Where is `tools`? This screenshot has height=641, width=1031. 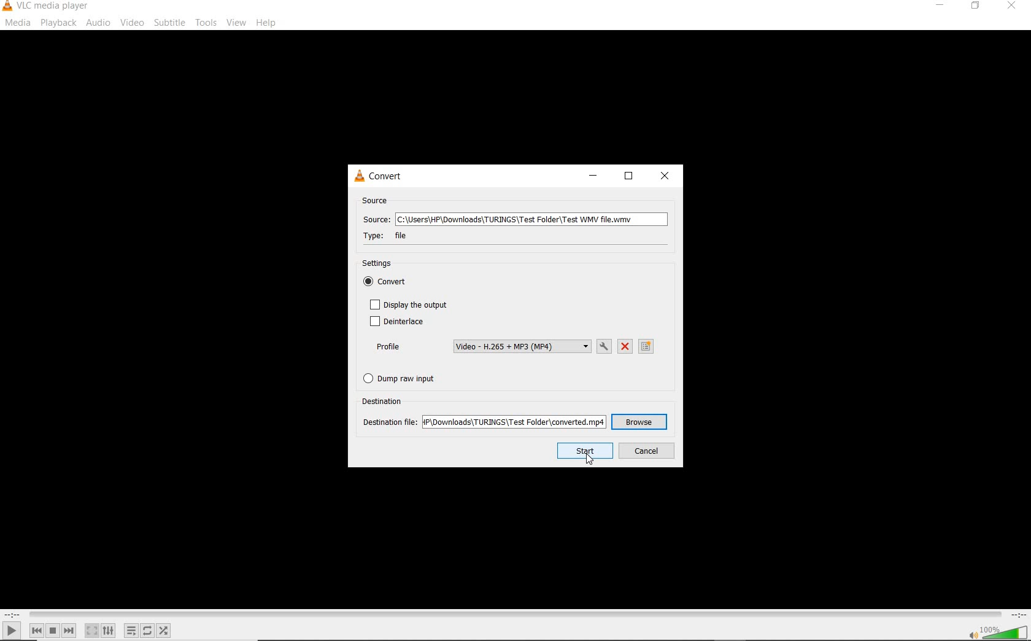
tools is located at coordinates (205, 21).